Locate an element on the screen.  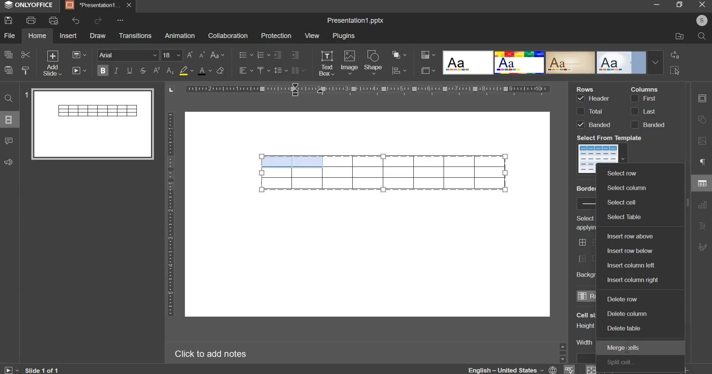
plugins is located at coordinates (344, 36).